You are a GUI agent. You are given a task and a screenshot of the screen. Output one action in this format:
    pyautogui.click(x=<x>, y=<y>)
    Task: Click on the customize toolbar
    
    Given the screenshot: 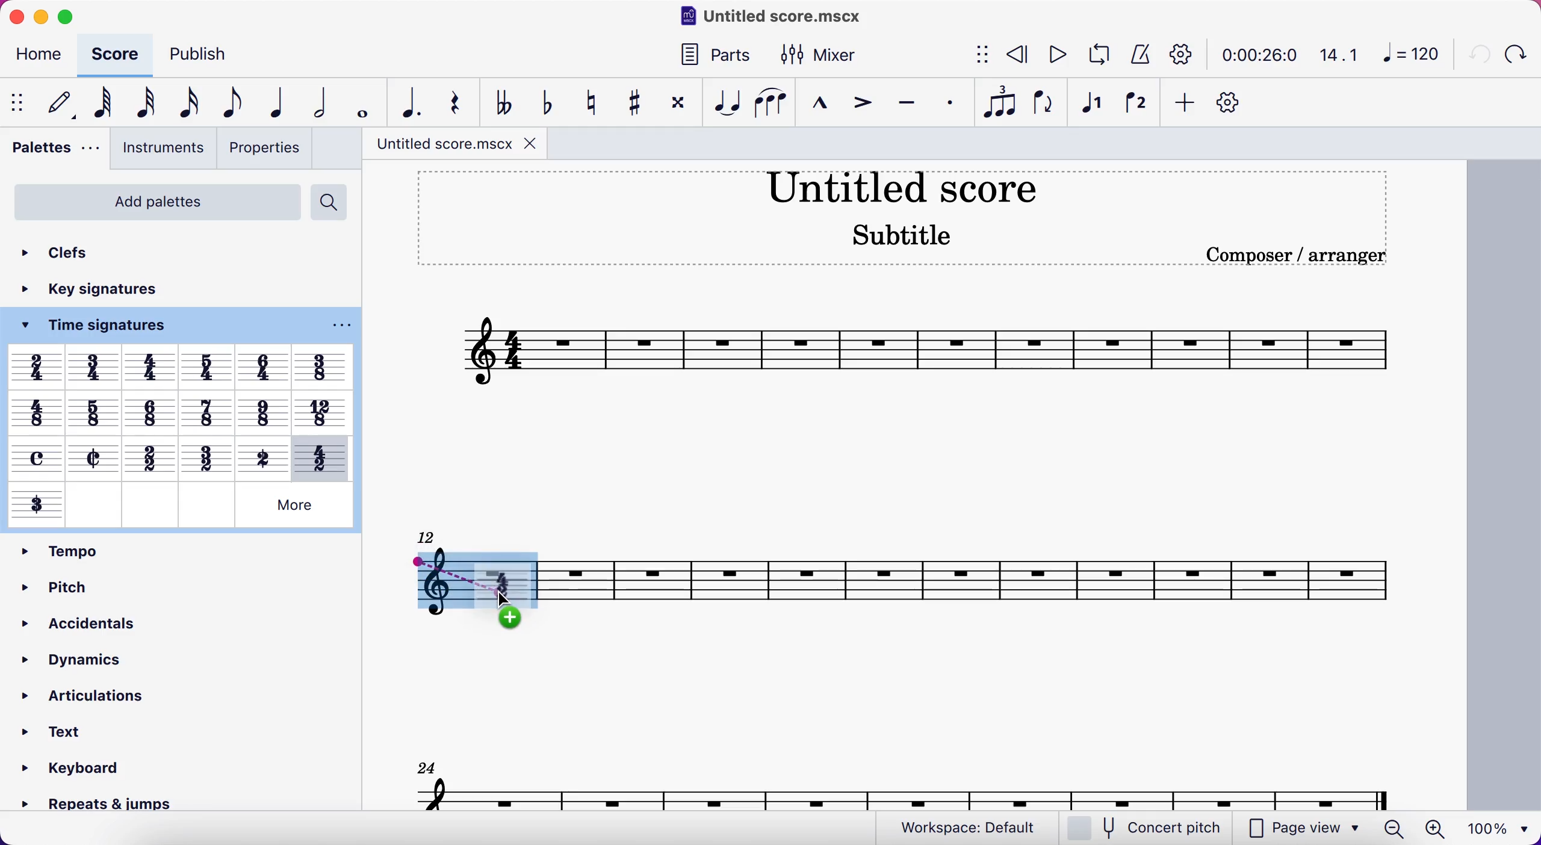 What is the action you would take?
    pyautogui.click(x=1232, y=102)
    